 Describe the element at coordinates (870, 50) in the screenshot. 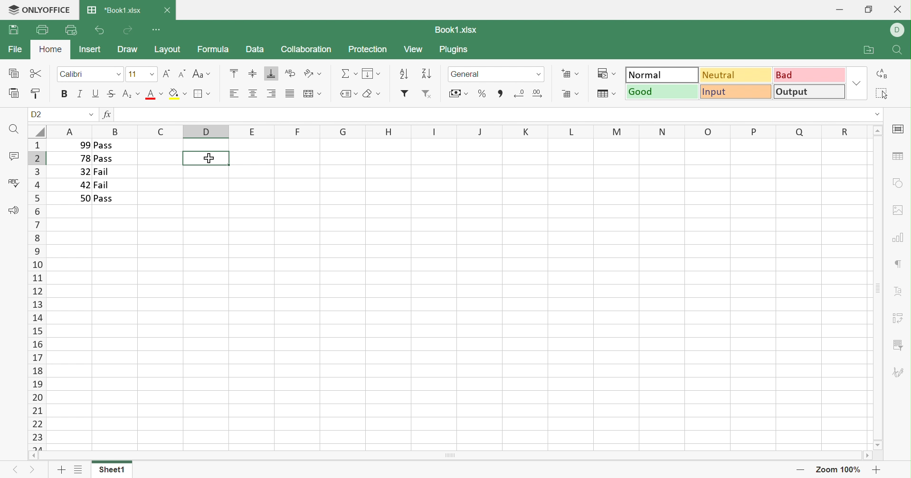

I see `Go to file location` at that location.